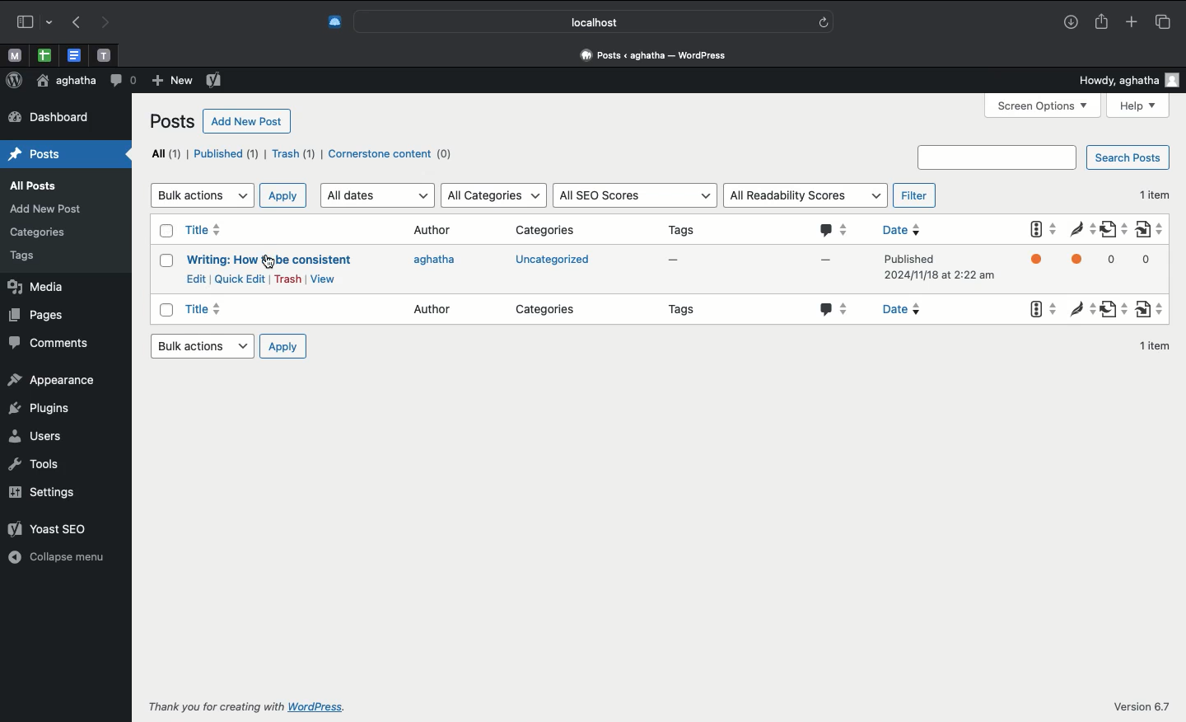 The height and width of the screenshot is (722, 1186). What do you see at coordinates (288, 279) in the screenshot?
I see `Trash` at bounding box center [288, 279].